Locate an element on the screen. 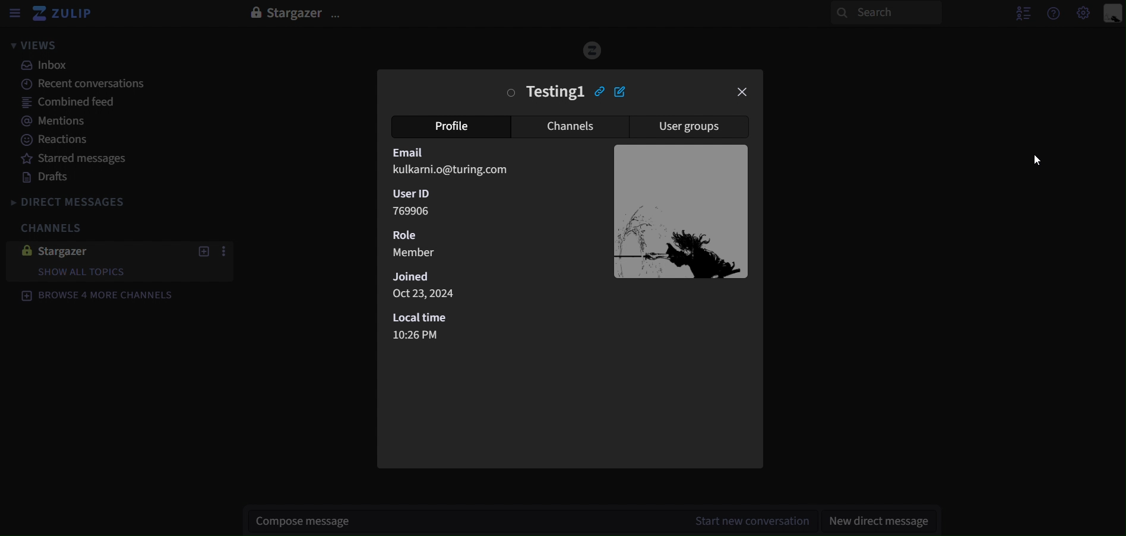 The height and width of the screenshot is (536, 1126). Role Member is located at coordinates (414, 244).